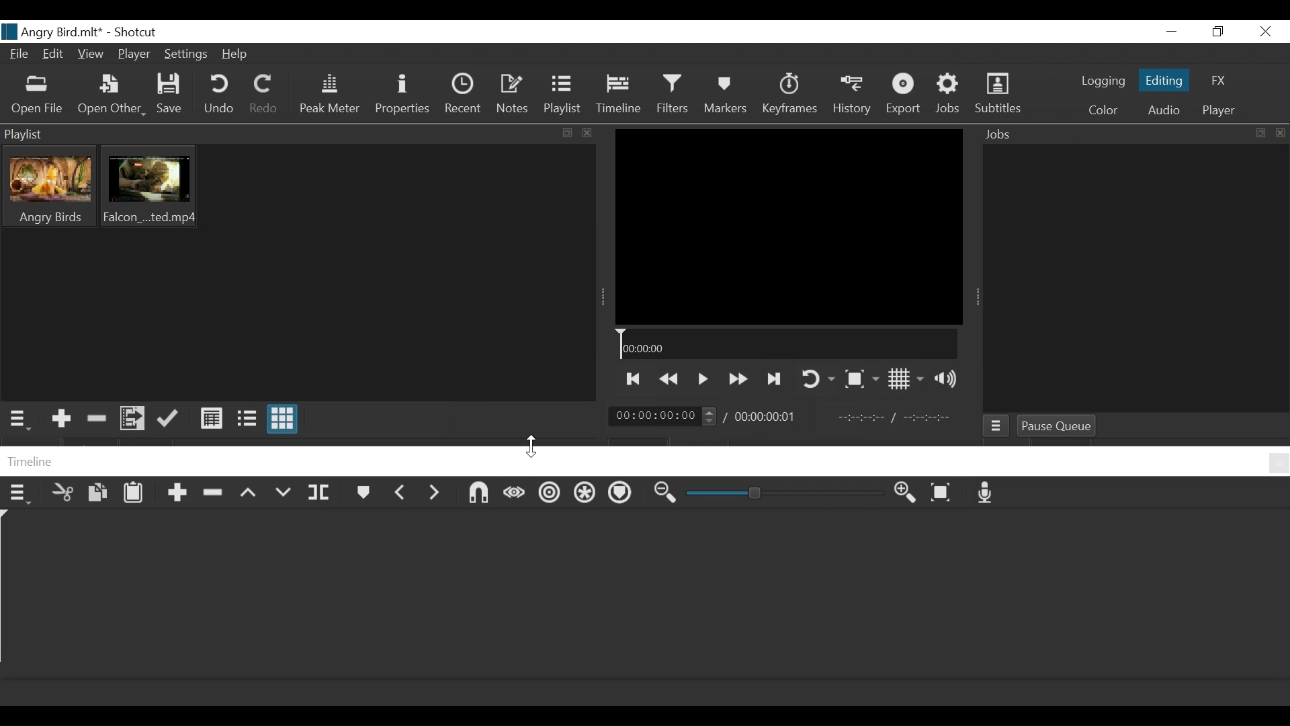 The width and height of the screenshot is (1290, 726). I want to click on Zoom timeline in, so click(662, 495).